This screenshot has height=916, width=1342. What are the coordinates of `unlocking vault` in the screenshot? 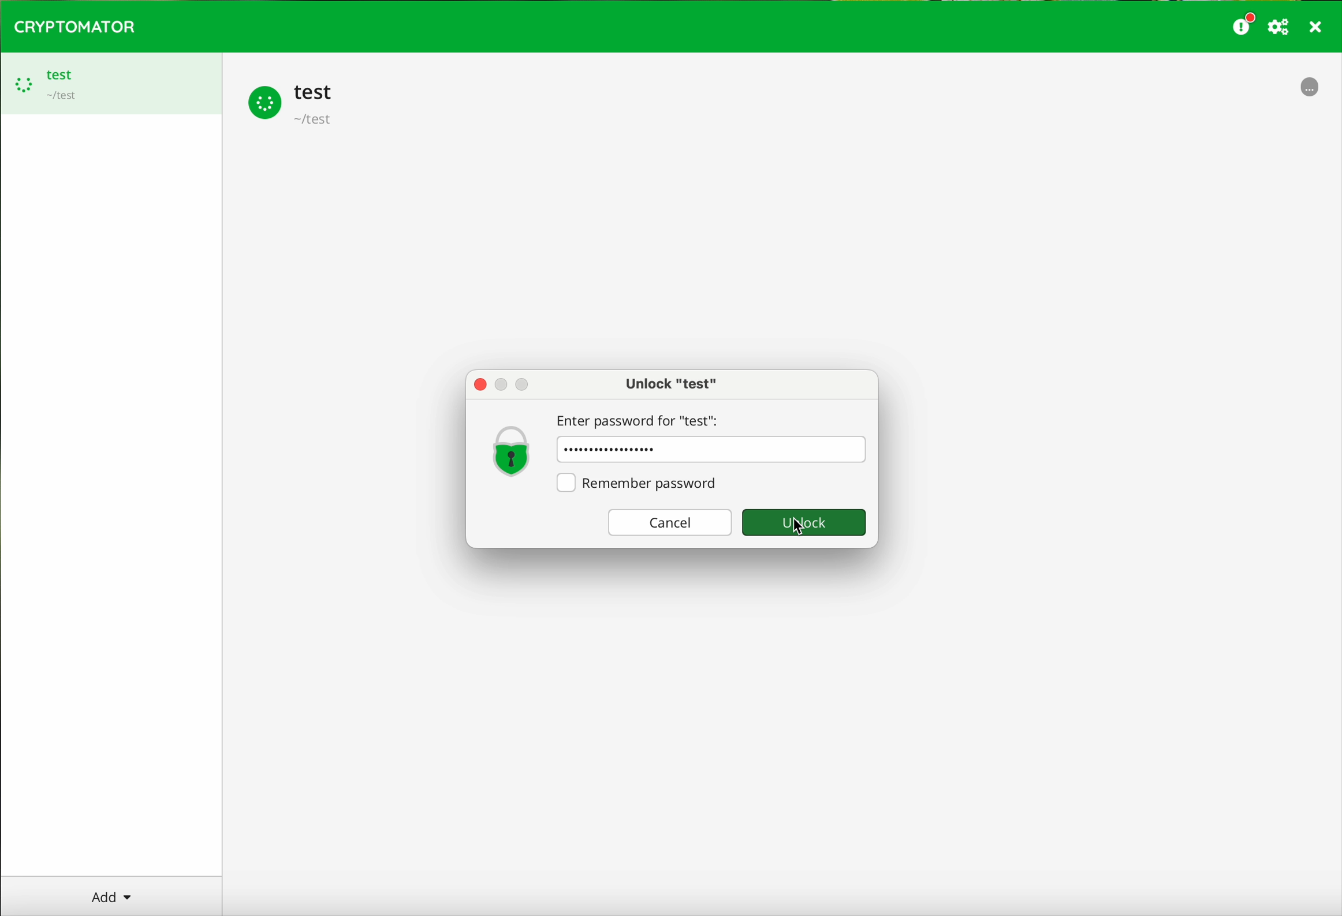 It's located at (295, 103).